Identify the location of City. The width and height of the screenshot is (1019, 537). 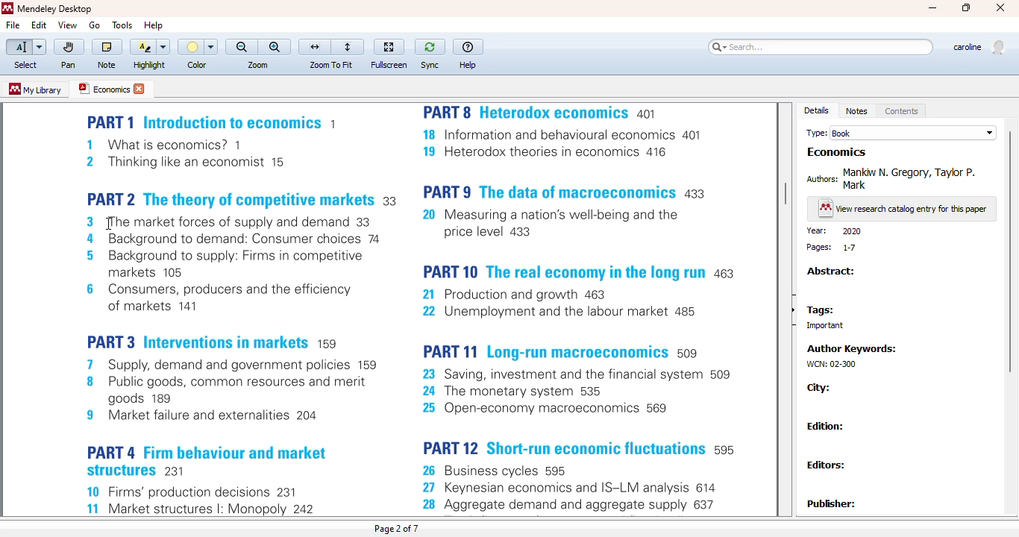
(820, 387).